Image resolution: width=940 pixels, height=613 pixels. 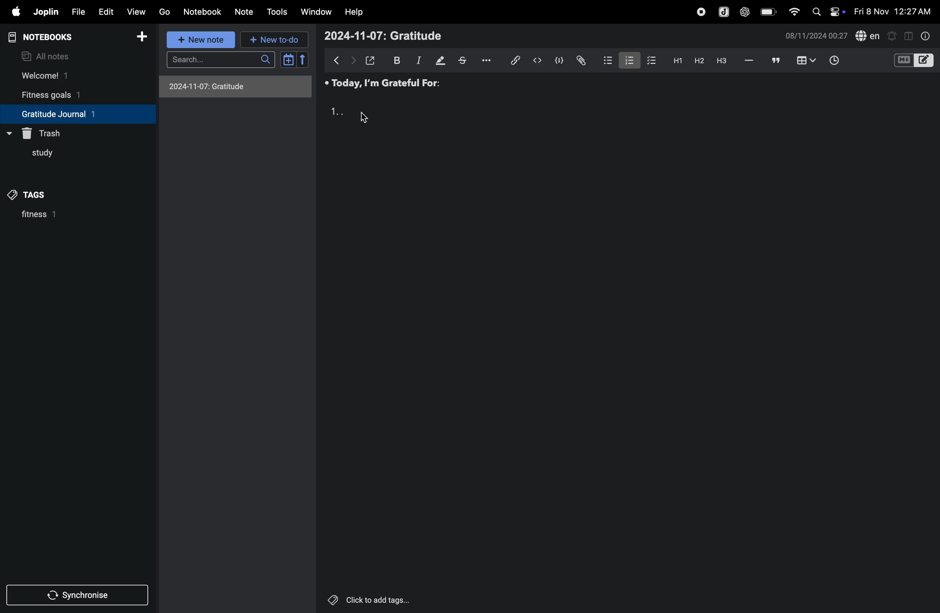 What do you see at coordinates (793, 12) in the screenshot?
I see `wifi` at bounding box center [793, 12].